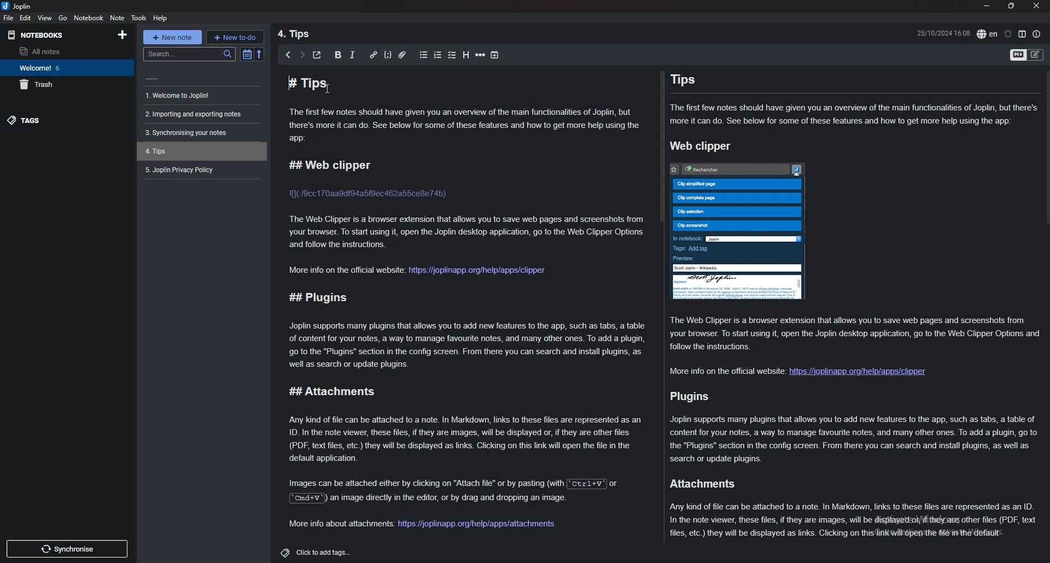 This screenshot has width=1050, height=563. I want to click on , so click(153, 78).